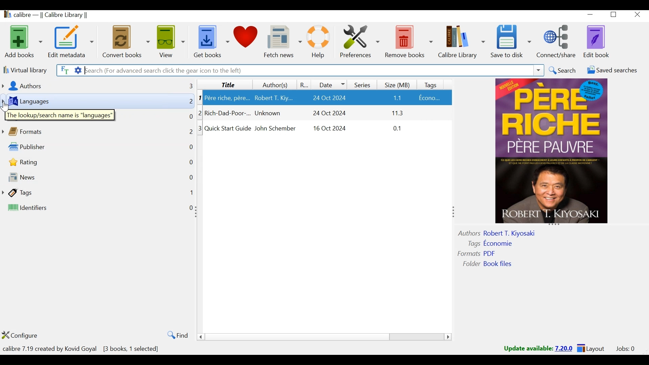 The width and height of the screenshot is (649, 365). Describe the element at coordinates (189, 208) in the screenshot. I see `0:` at that location.